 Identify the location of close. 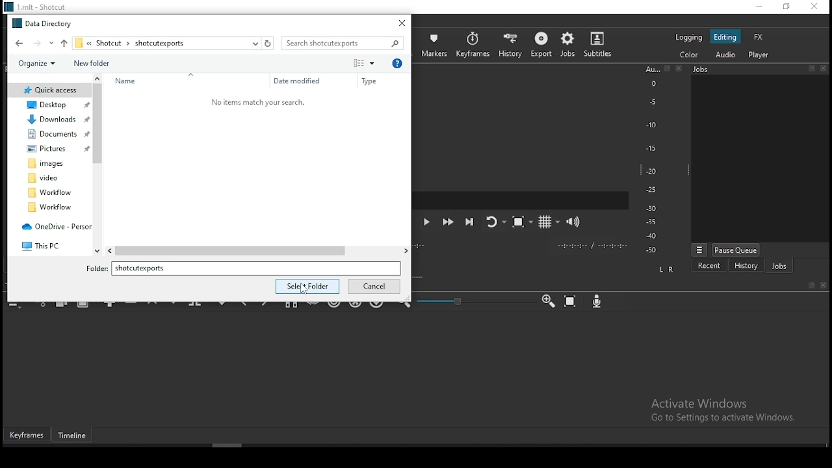
(824, 286).